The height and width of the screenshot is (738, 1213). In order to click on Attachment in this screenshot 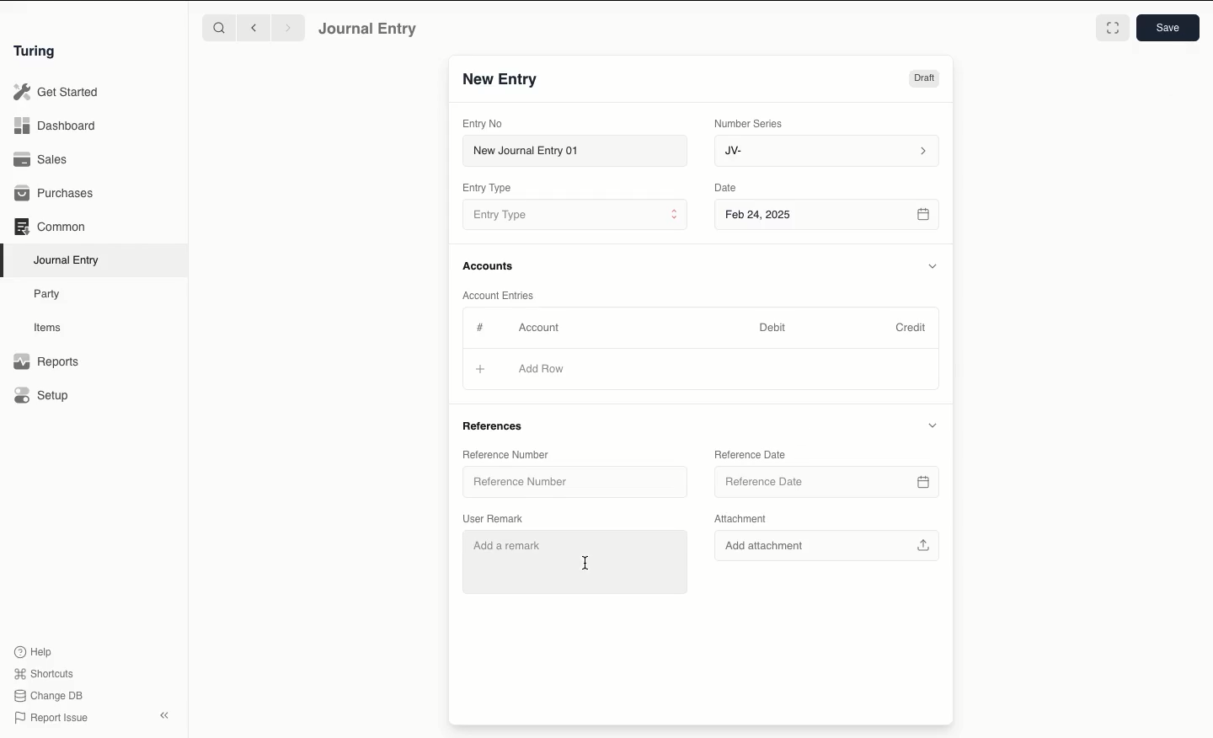, I will do `click(742, 518)`.